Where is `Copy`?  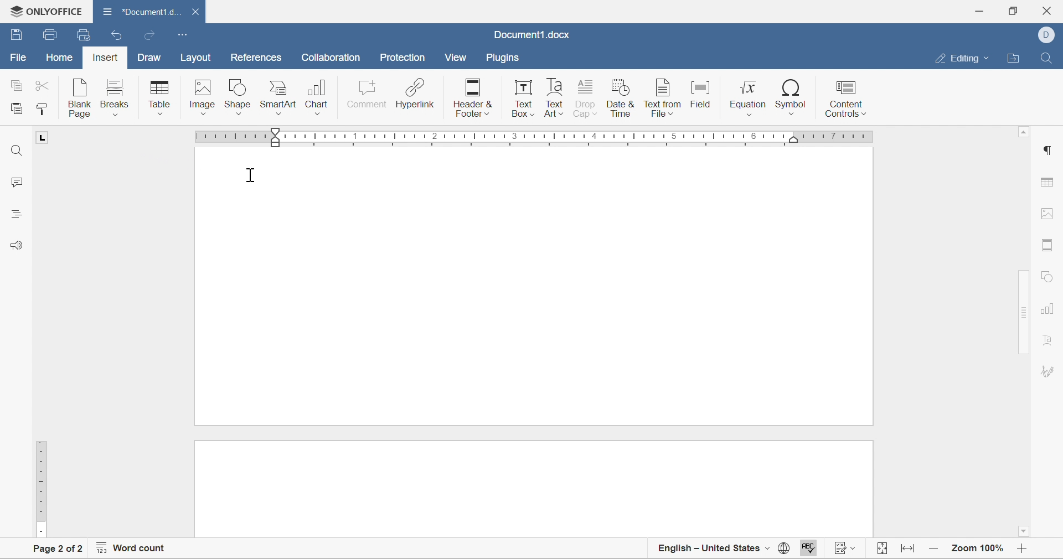
Copy is located at coordinates (16, 84).